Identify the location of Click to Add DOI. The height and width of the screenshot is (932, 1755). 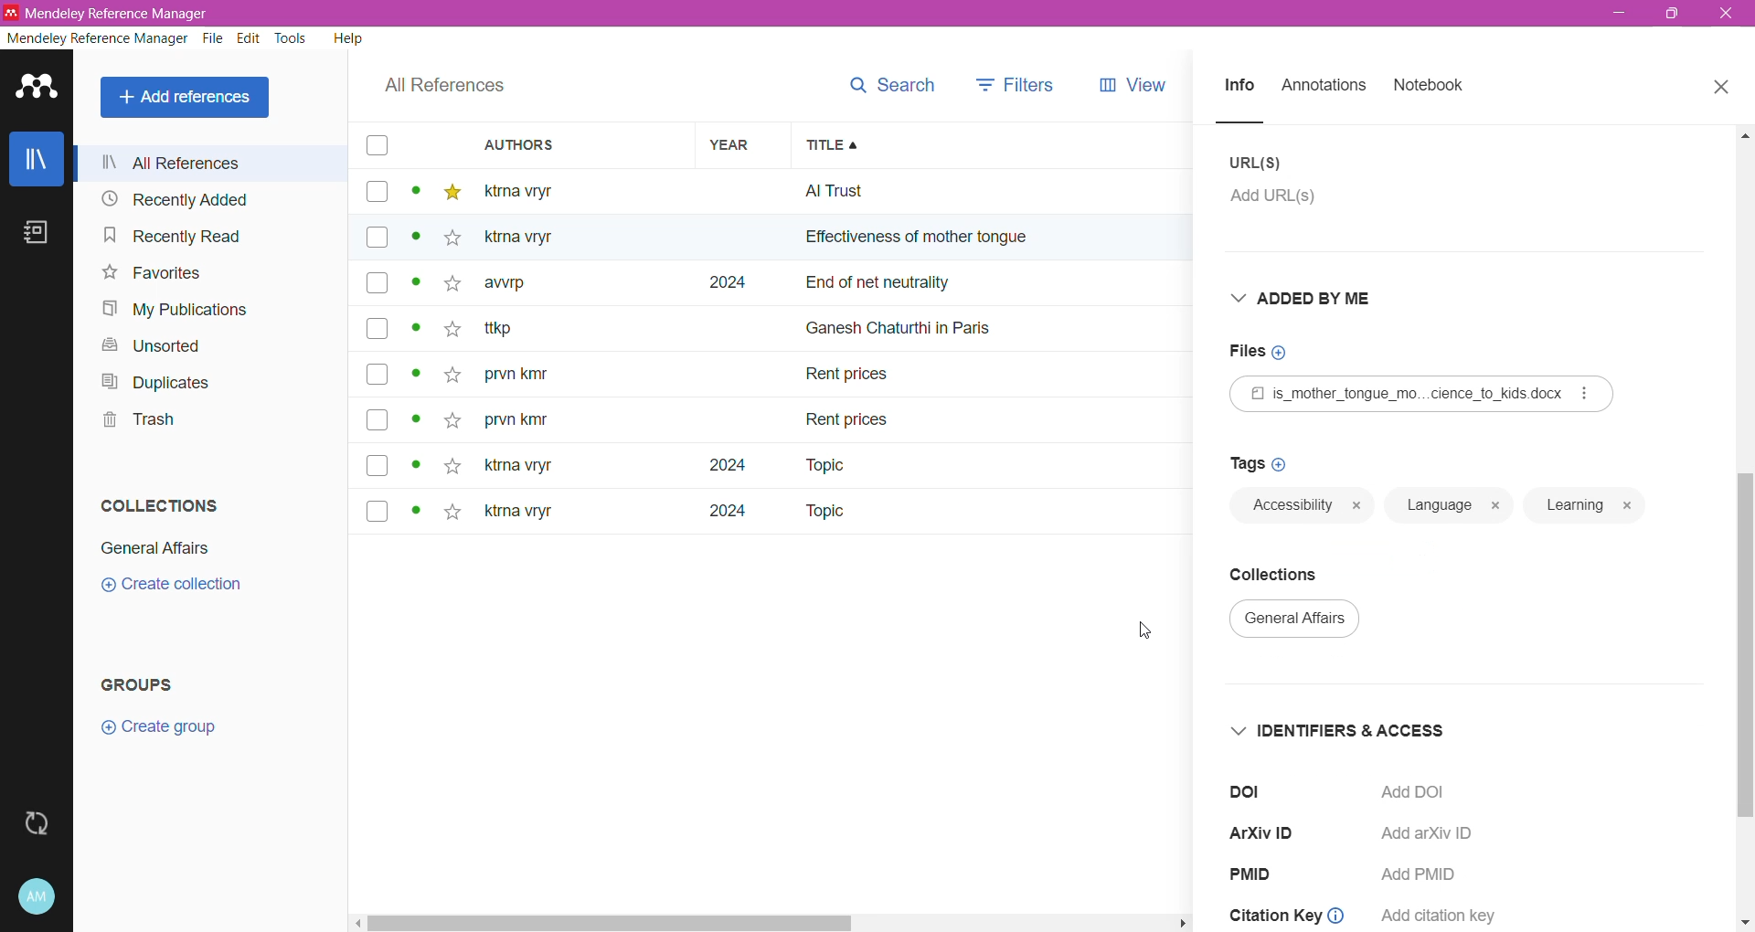
(1422, 789).